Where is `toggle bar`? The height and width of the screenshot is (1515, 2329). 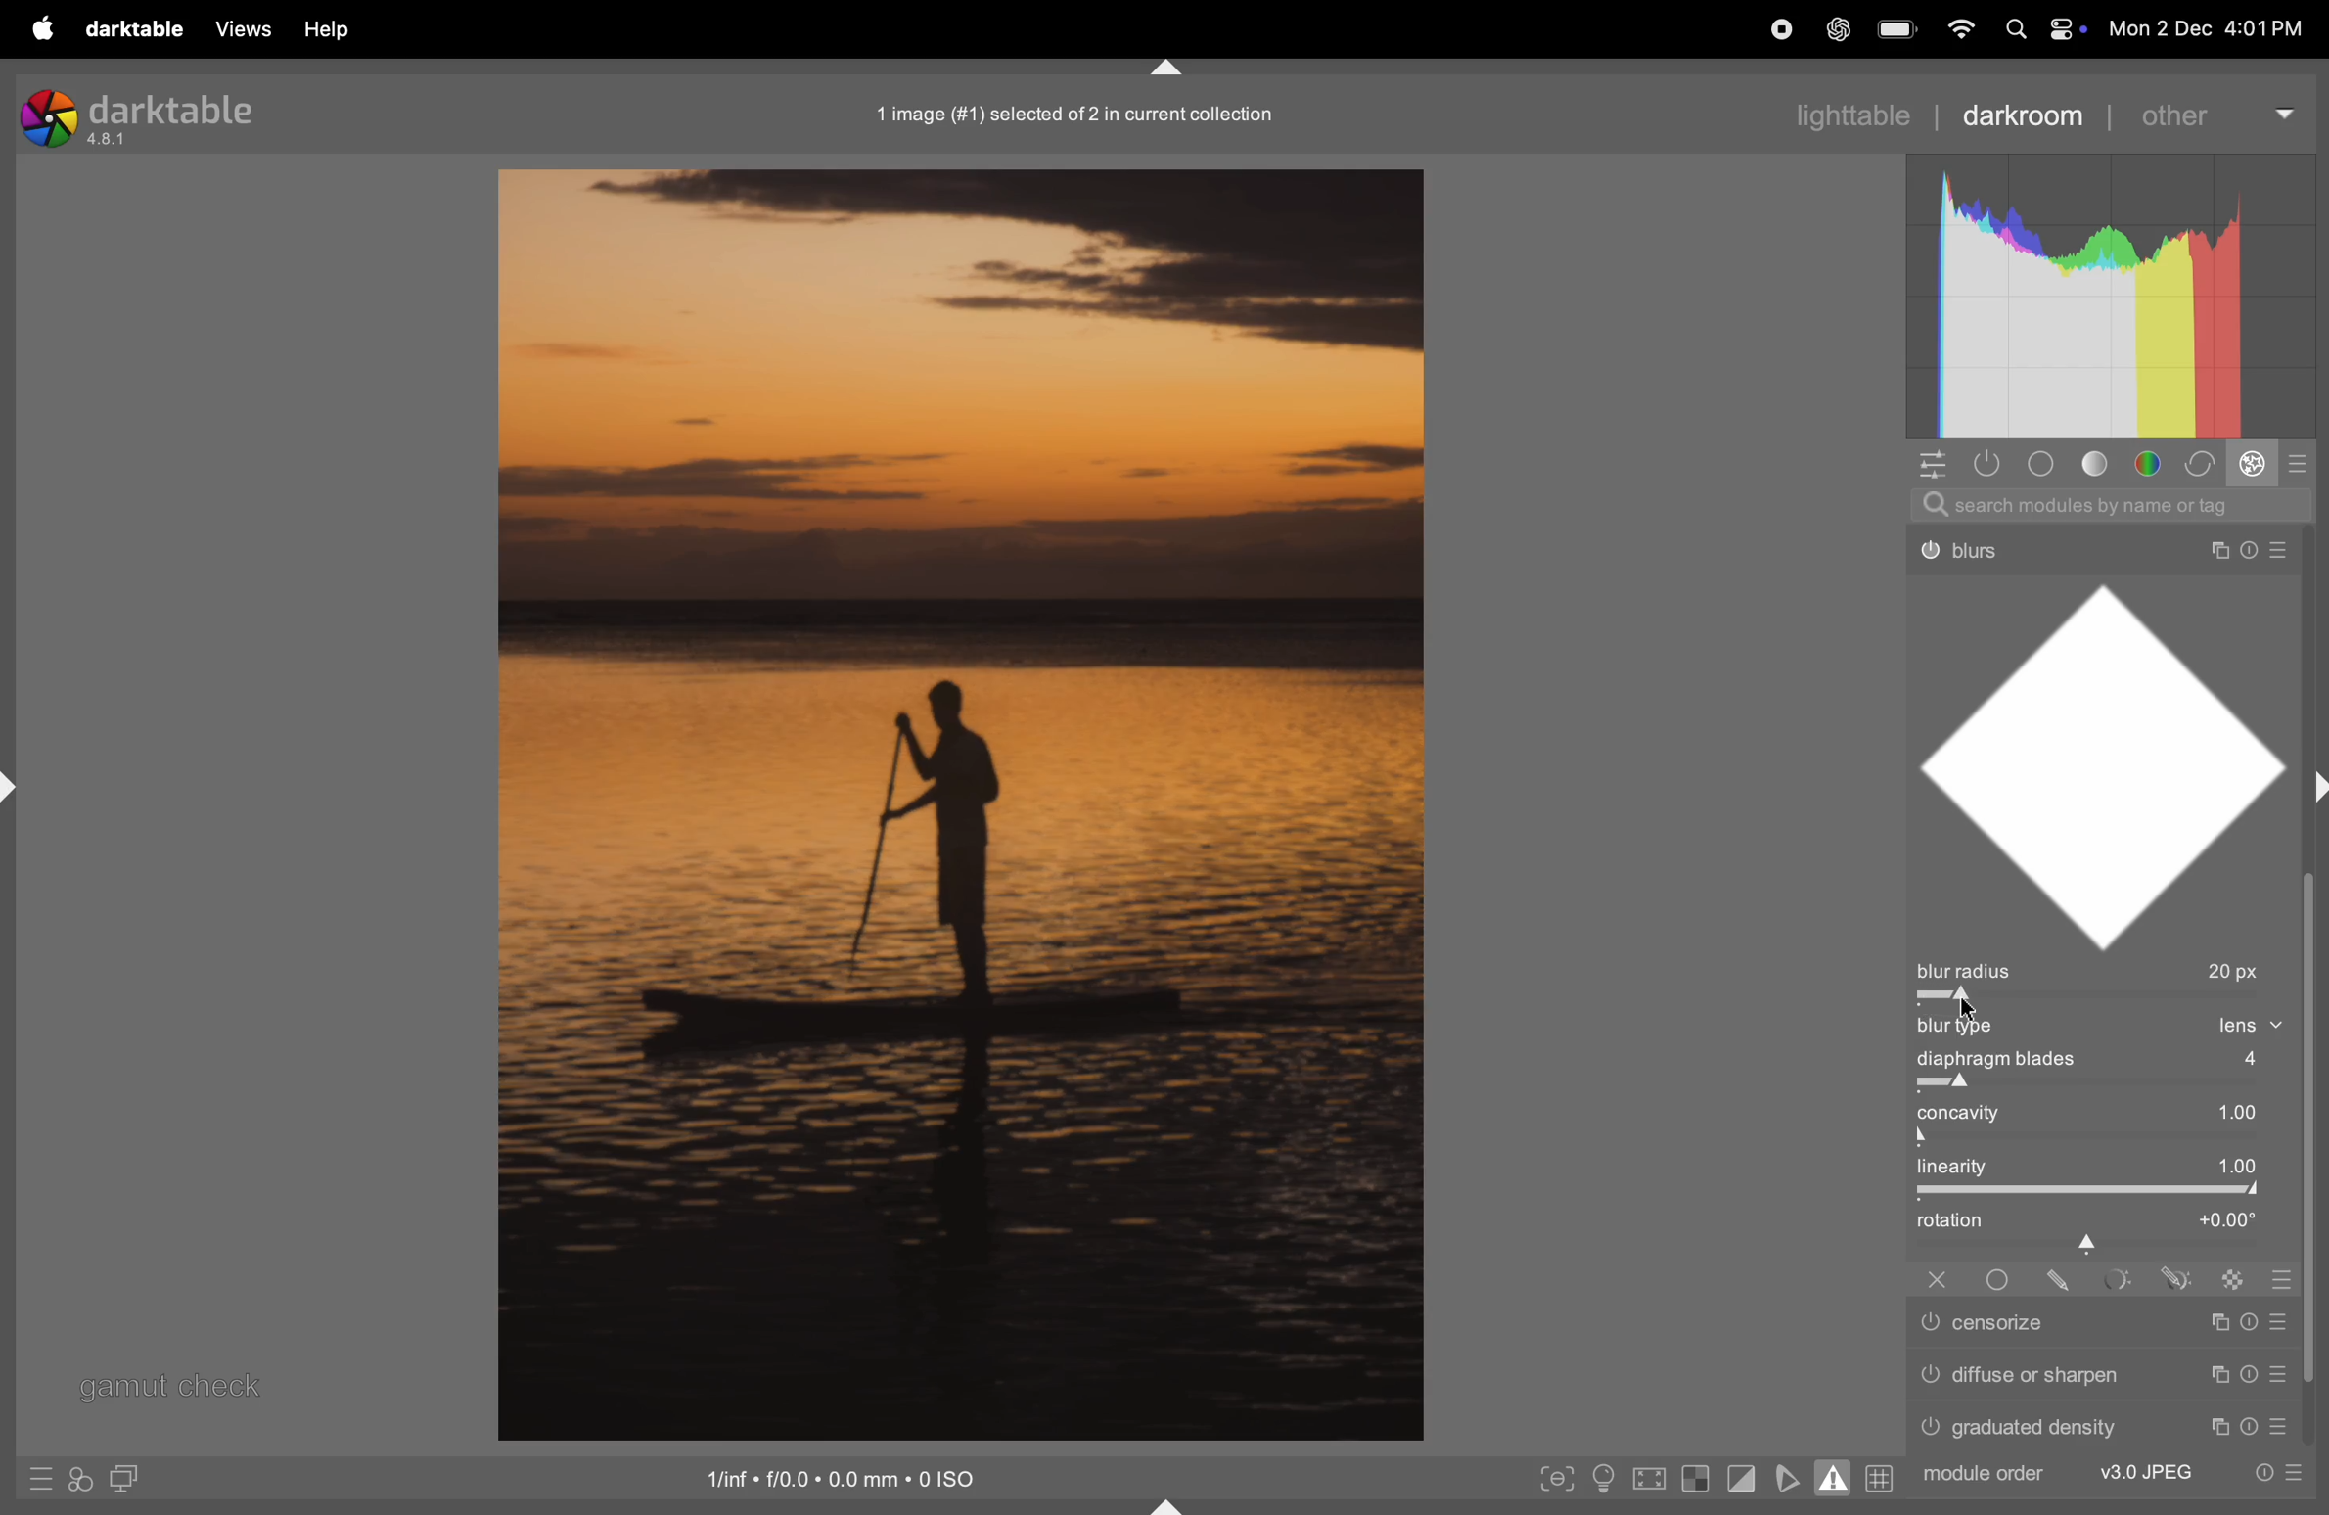 toggle bar is located at coordinates (2104, 999).